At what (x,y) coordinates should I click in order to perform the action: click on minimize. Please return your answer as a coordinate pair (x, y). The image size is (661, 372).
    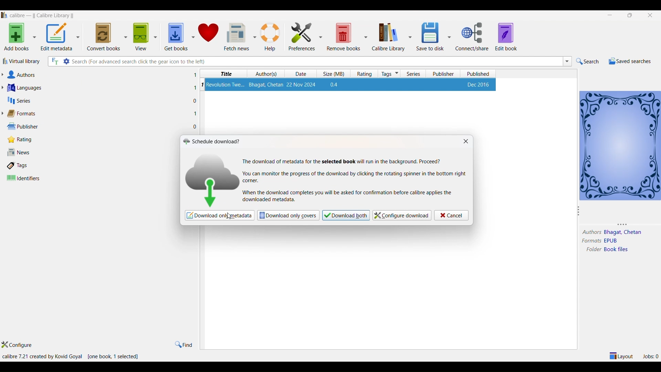
    Looking at the image, I should click on (609, 14).